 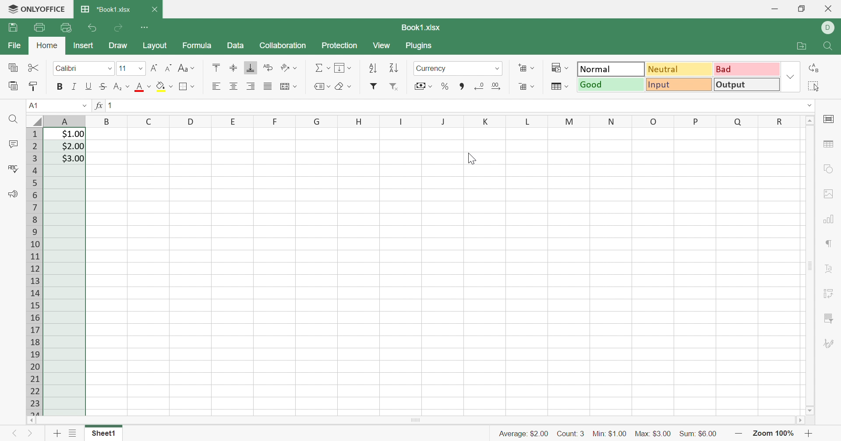 I want to click on Delete cells, so click(x=526, y=87).